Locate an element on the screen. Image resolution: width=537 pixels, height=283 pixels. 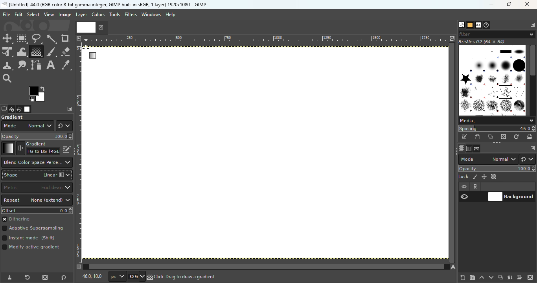
View/Hide is located at coordinates (473, 192).